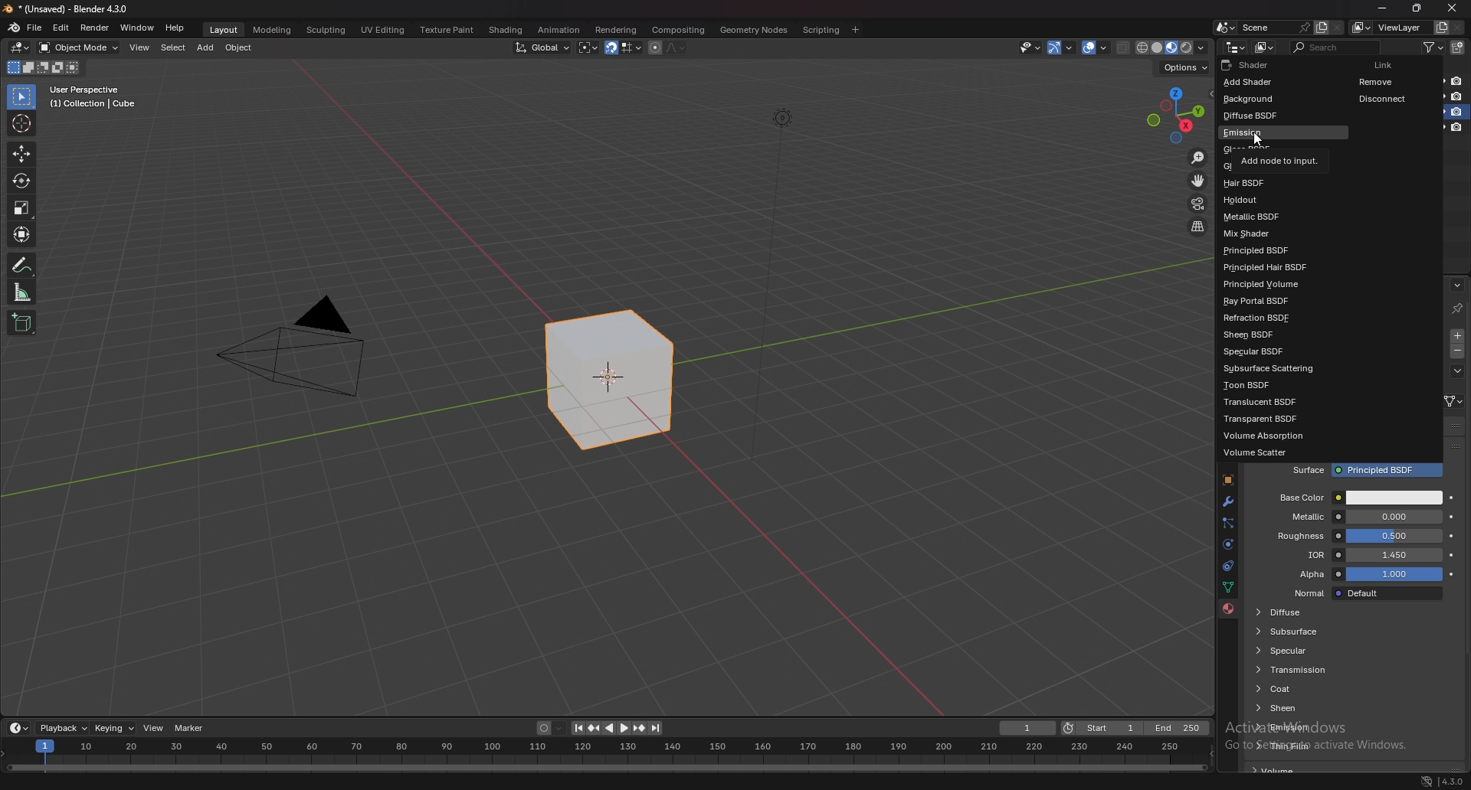  I want to click on subsurface, so click(1306, 631).